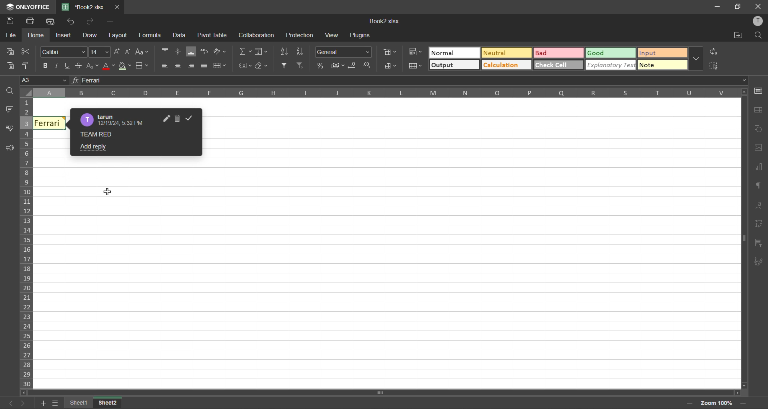 This screenshot has width=768, height=409. I want to click on align middle, so click(178, 52).